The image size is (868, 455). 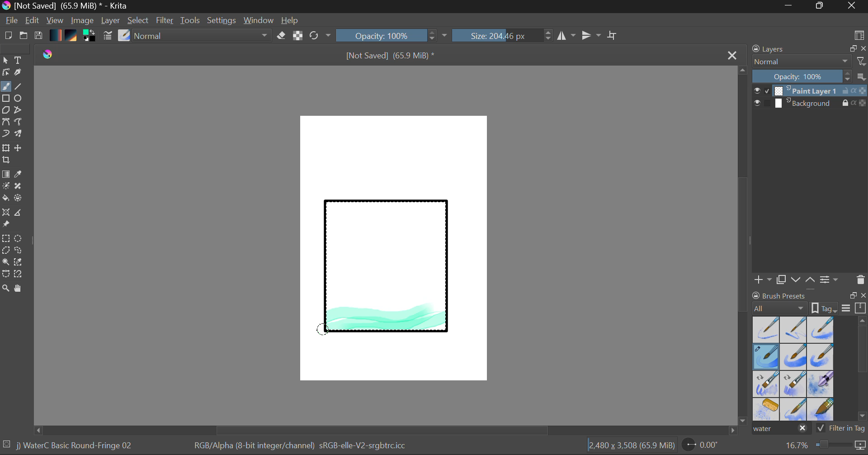 I want to click on Rectangle, so click(x=6, y=99).